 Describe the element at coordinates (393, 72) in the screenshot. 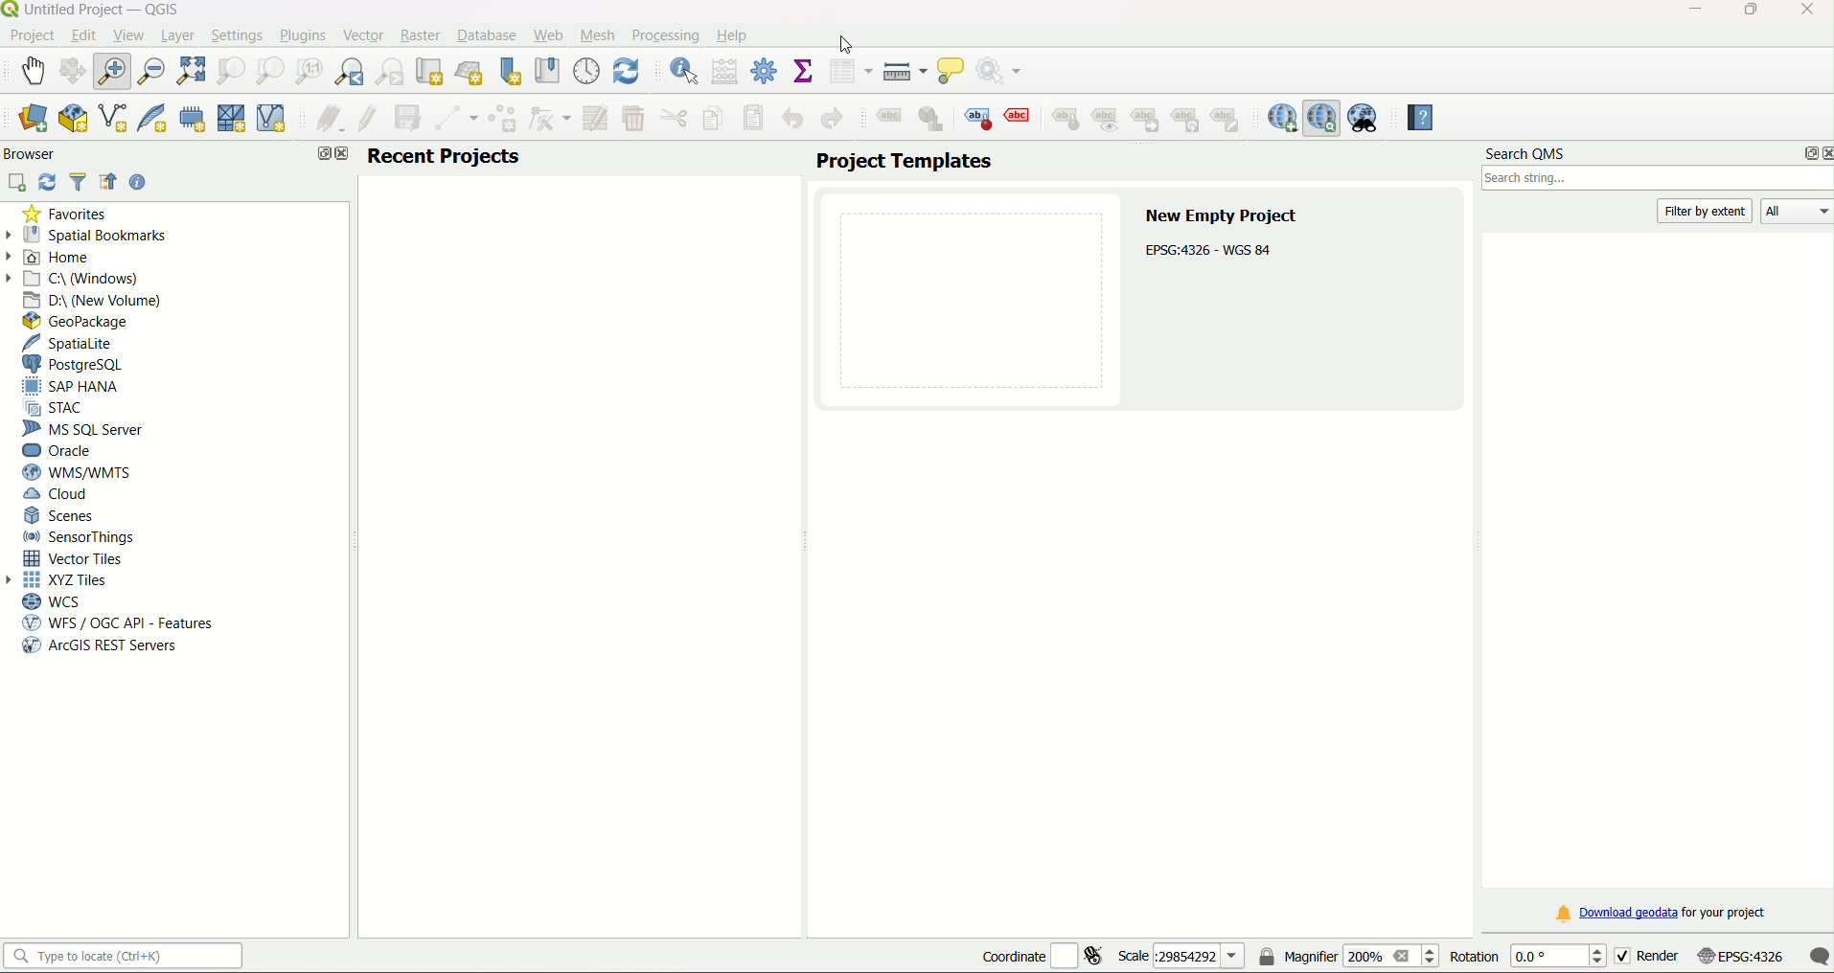

I see `zoom next` at that location.